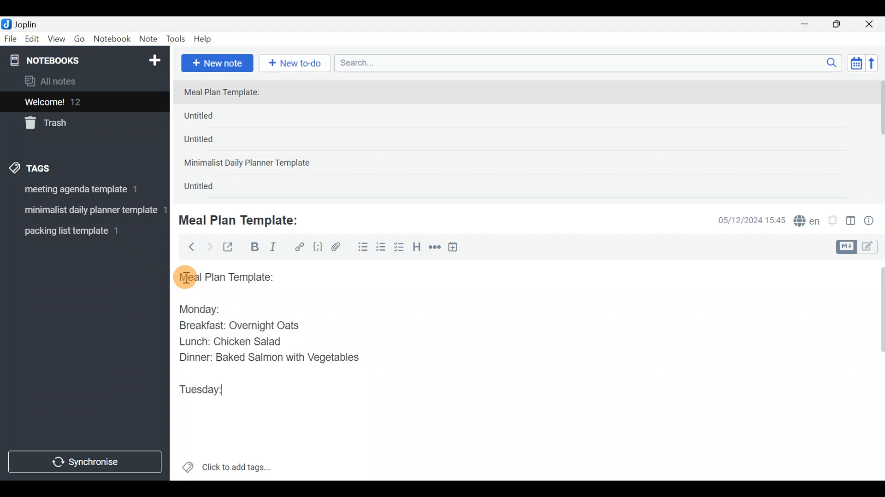  Describe the element at coordinates (842, 24) in the screenshot. I see `Maximize` at that location.